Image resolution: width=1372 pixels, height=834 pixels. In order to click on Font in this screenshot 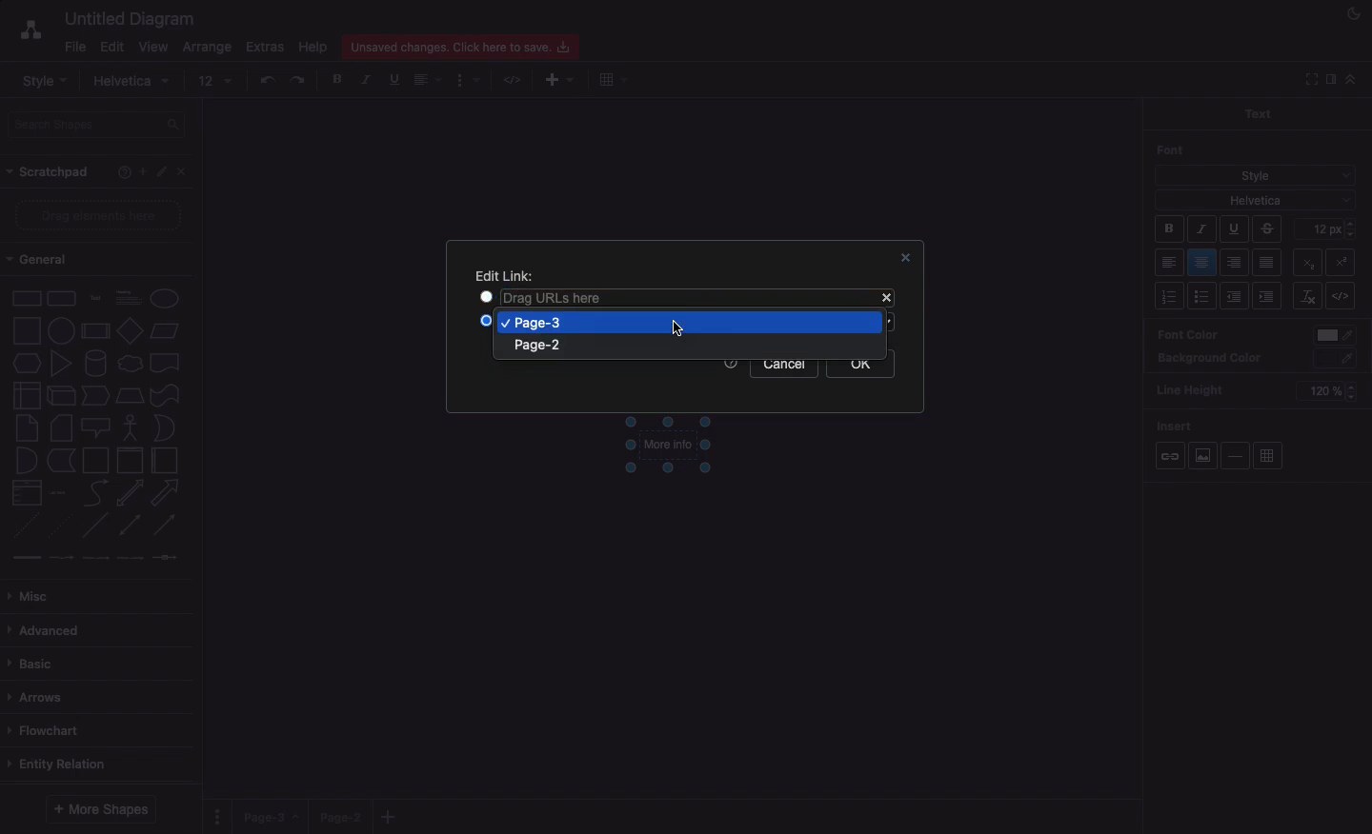, I will do `click(1172, 149)`.